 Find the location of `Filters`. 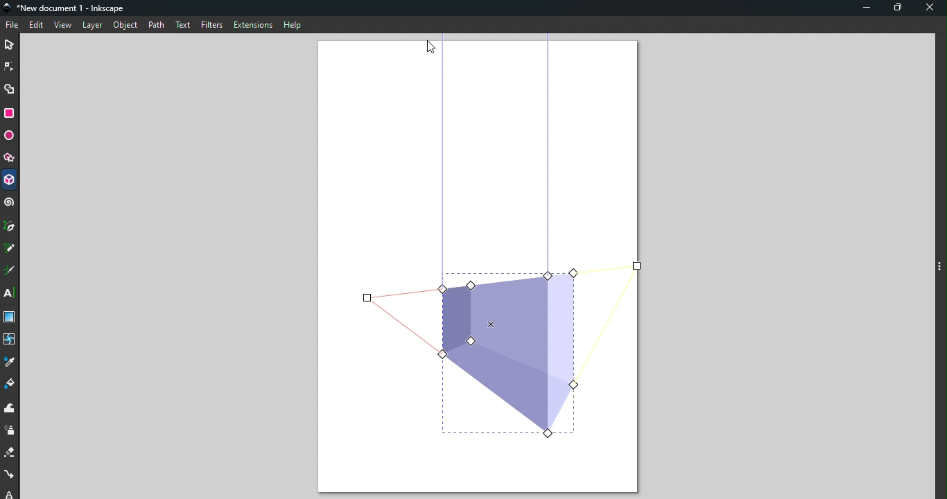

Filters is located at coordinates (213, 24).